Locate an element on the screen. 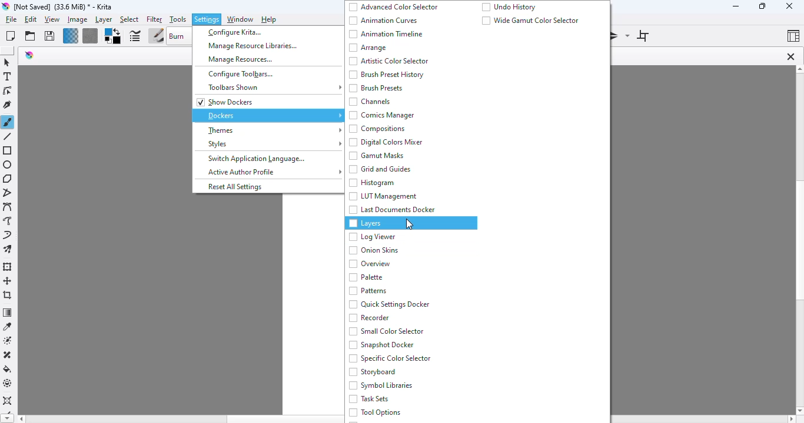  title is located at coordinates (64, 6).